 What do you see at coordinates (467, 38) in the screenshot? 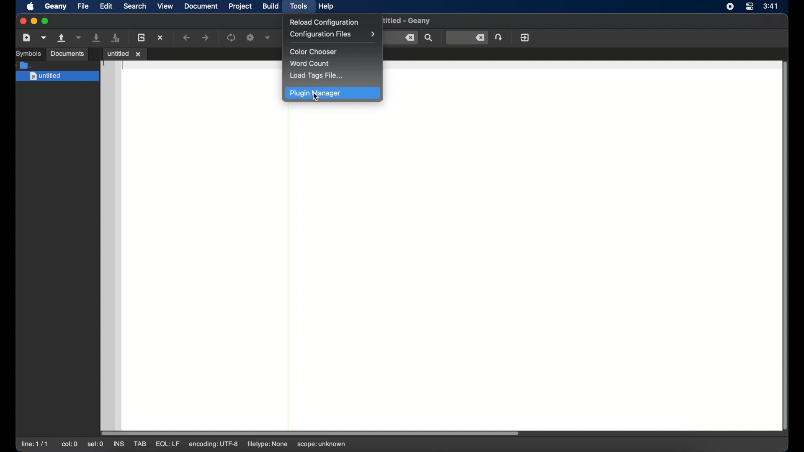
I see `jump to entered line number` at bounding box center [467, 38].